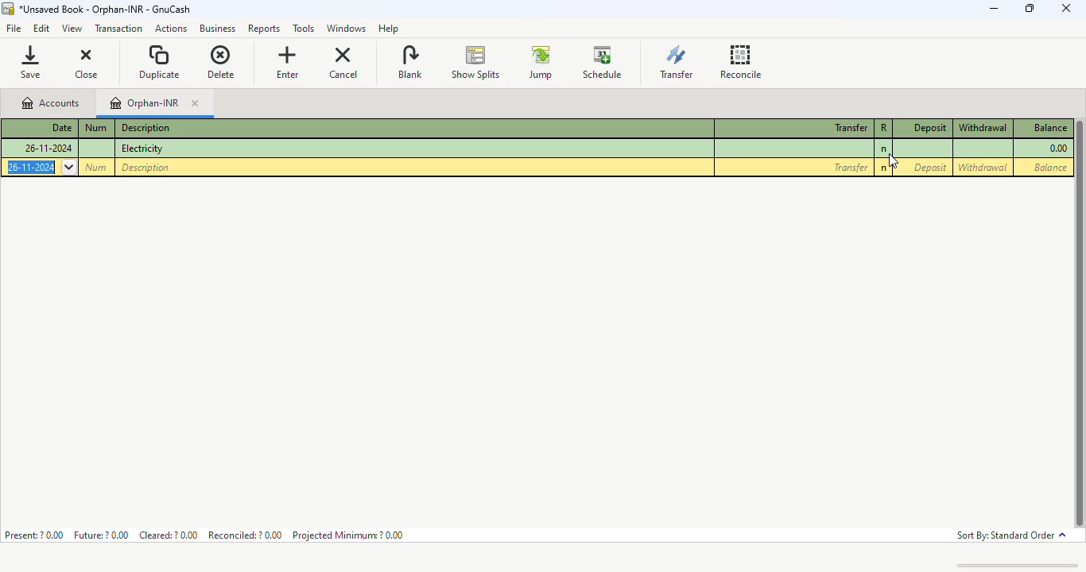 The image size is (1086, 572). What do you see at coordinates (48, 148) in the screenshot?
I see `26-11-2024` at bounding box center [48, 148].